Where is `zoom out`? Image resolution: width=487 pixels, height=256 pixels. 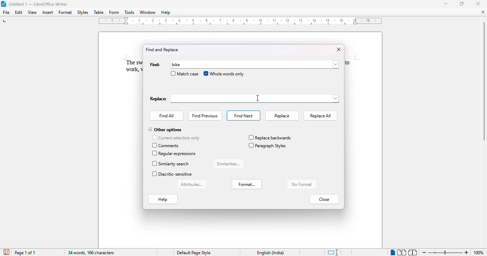 zoom out is located at coordinates (424, 252).